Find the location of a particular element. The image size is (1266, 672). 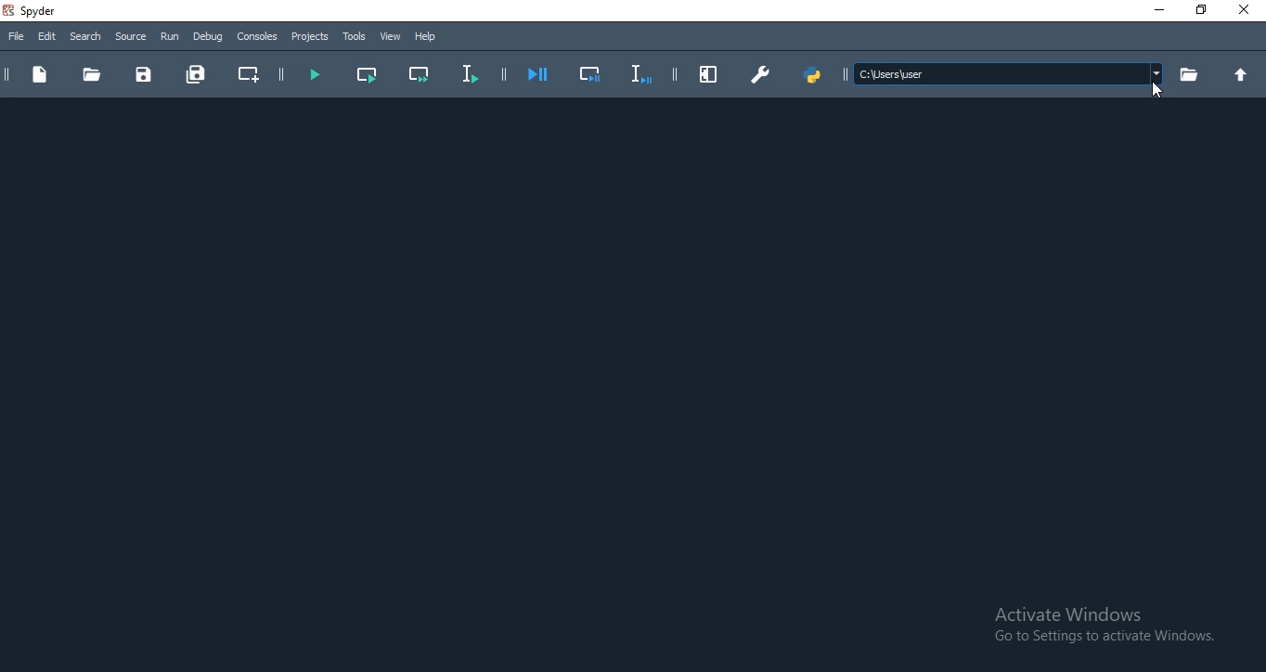

View is located at coordinates (392, 36).